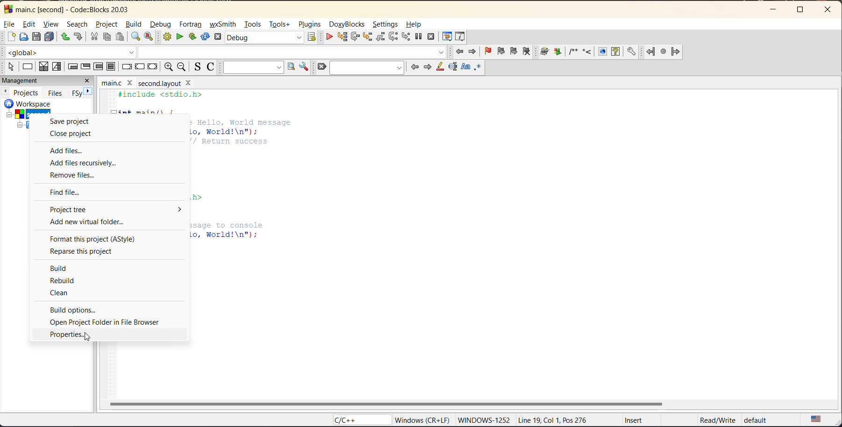 The height and width of the screenshot is (427, 842). Describe the element at coordinates (9, 24) in the screenshot. I see `file` at that location.